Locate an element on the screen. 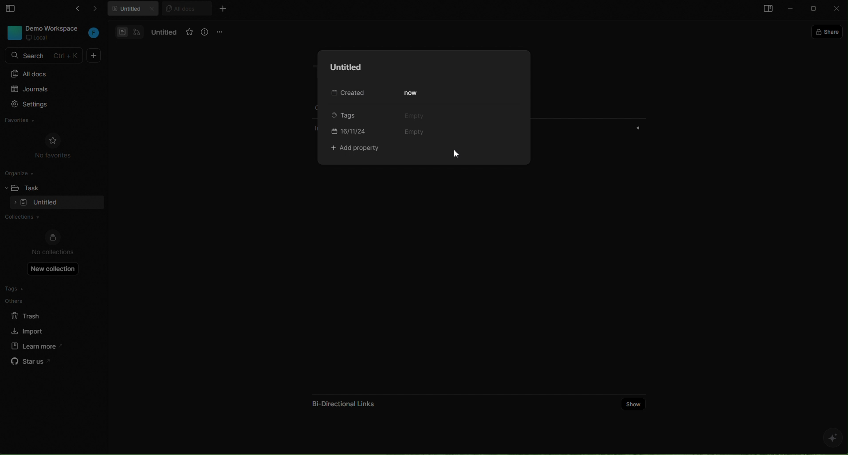 This screenshot has width=848, height=455. new tab is located at coordinates (222, 8).